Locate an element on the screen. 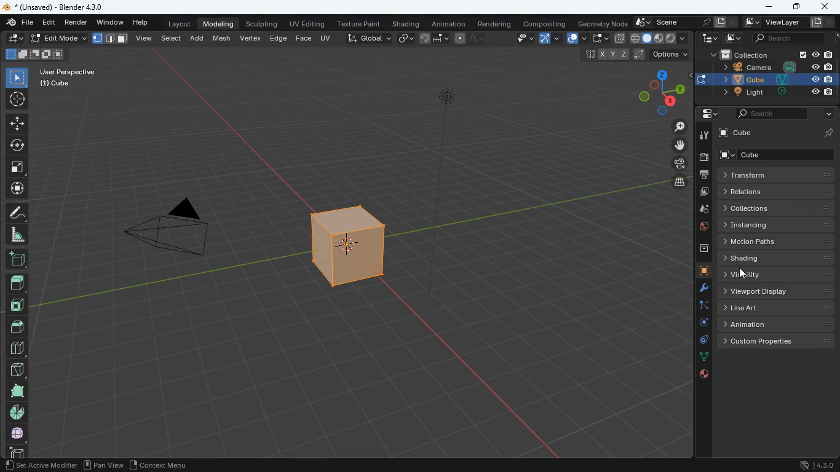 The width and height of the screenshot is (840, 472). line is located at coordinates (473, 39).